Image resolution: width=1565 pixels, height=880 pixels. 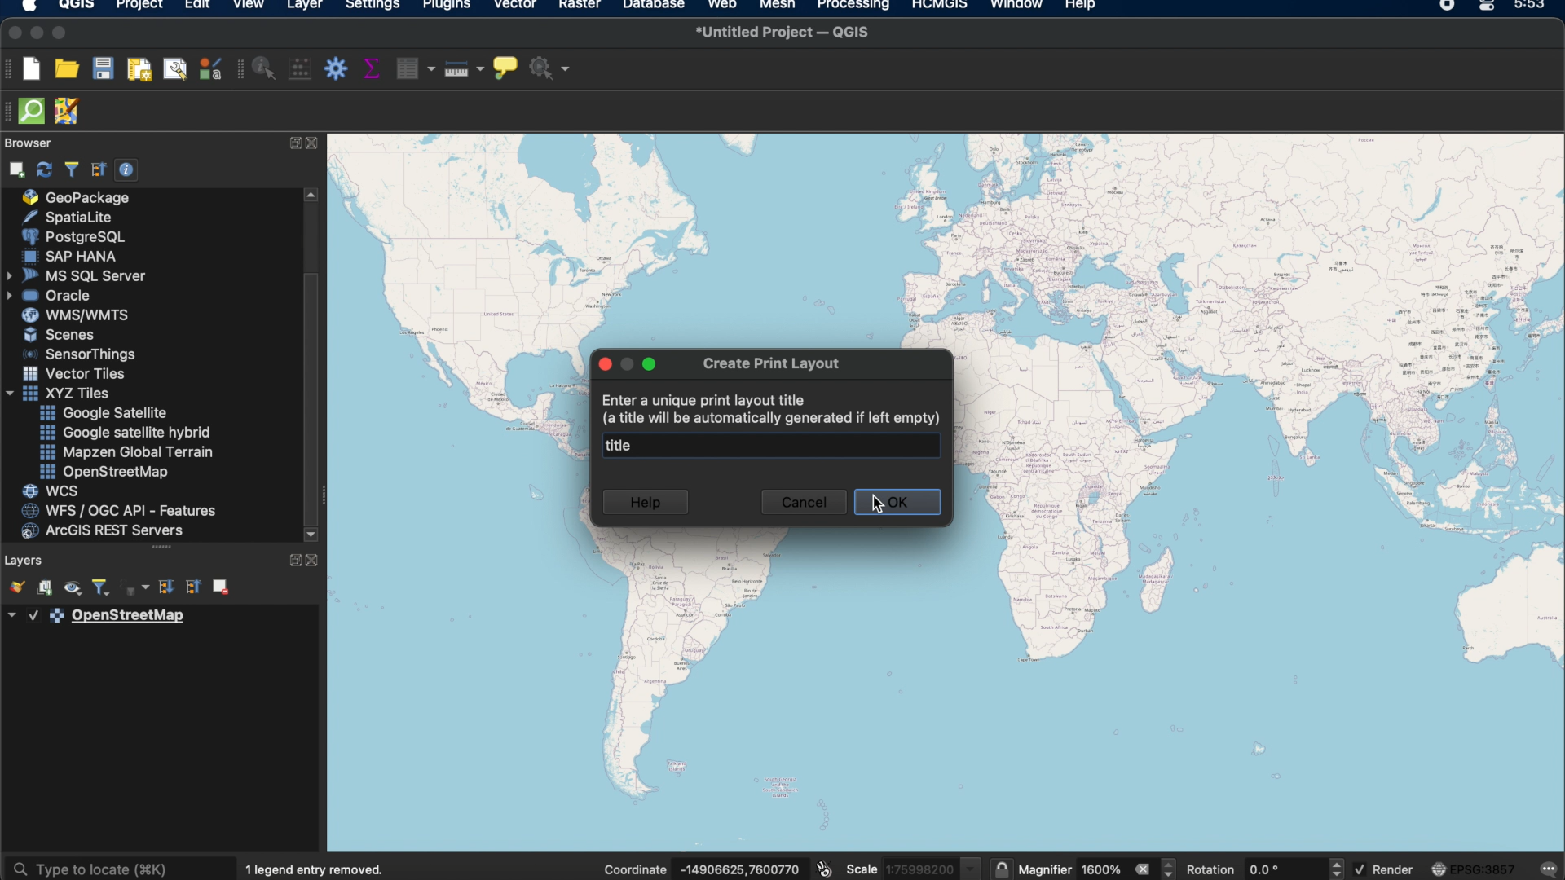 What do you see at coordinates (99, 588) in the screenshot?
I see `filter legend` at bounding box center [99, 588].